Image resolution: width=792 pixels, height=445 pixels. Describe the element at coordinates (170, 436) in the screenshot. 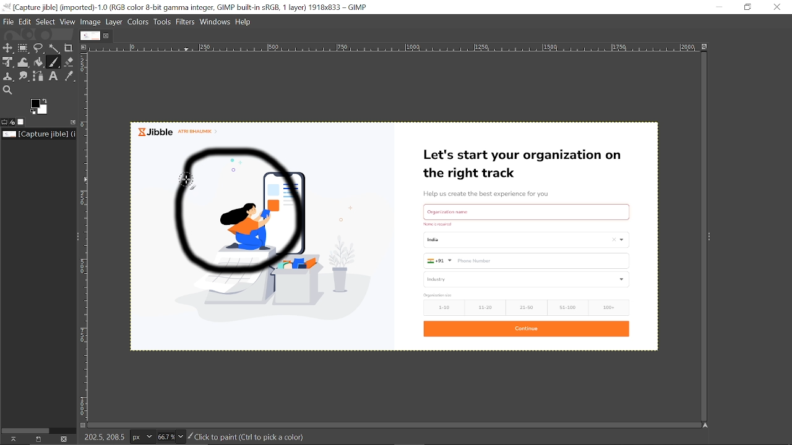

I see `Zoom` at that location.